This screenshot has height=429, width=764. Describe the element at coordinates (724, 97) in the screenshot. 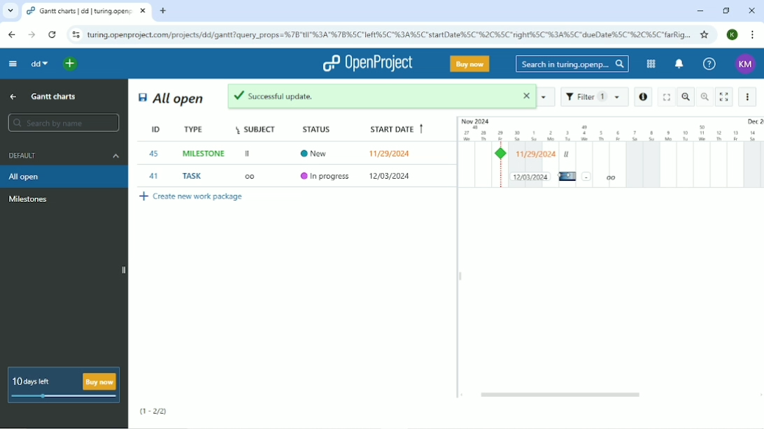

I see `Activate zen mode` at that location.